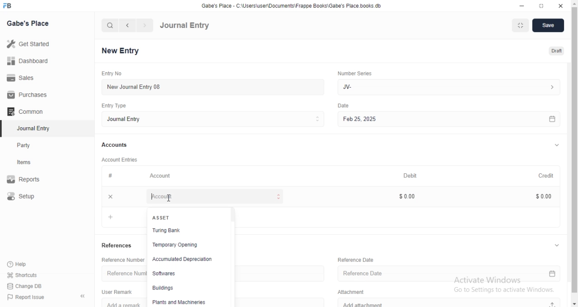  What do you see at coordinates (185, 275) in the screenshot?
I see `Softwares` at bounding box center [185, 275].